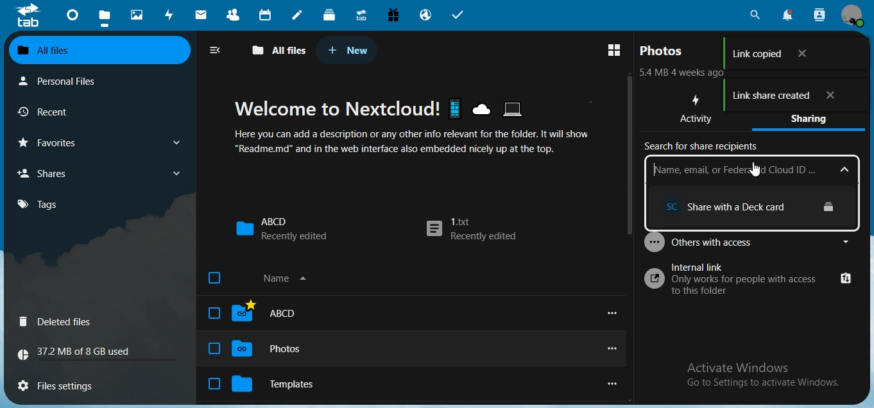 The width and height of the screenshot is (874, 408). What do you see at coordinates (214, 383) in the screenshot?
I see `check box` at bounding box center [214, 383].